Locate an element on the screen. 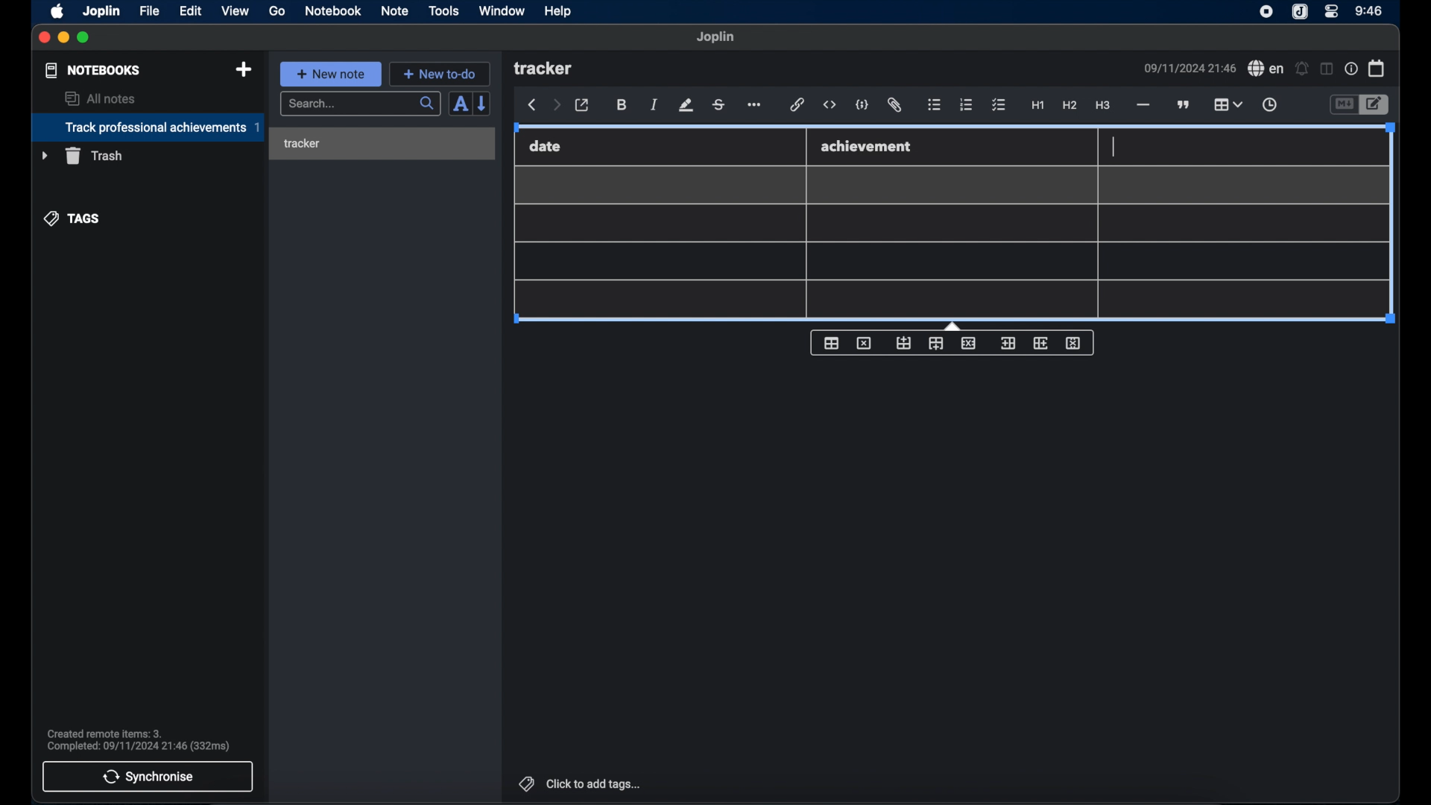 The width and height of the screenshot is (1431, 805). hyperlink is located at coordinates (797, 105).